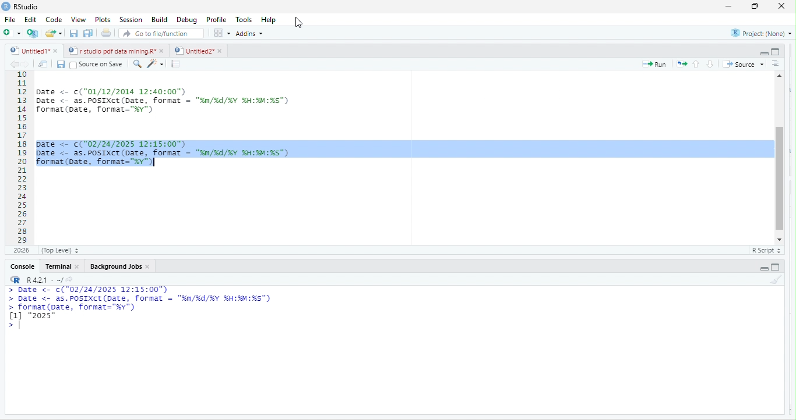  I want to click on find/ replace, so click(135, 64).